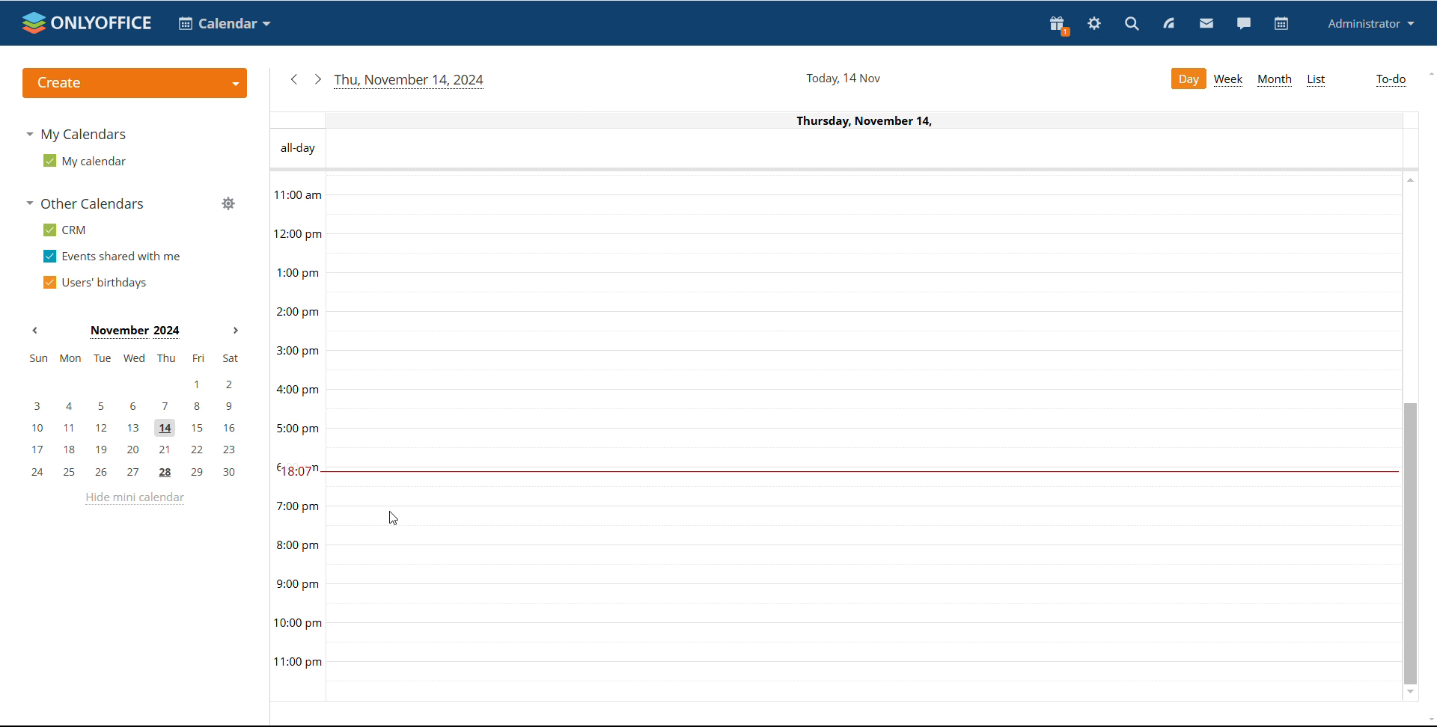 The width and height of the screenshot is (1437, 727). What do you see at coordinates (135, 84) in the screenshot?
I see `create` at bounding box center [135, 84].